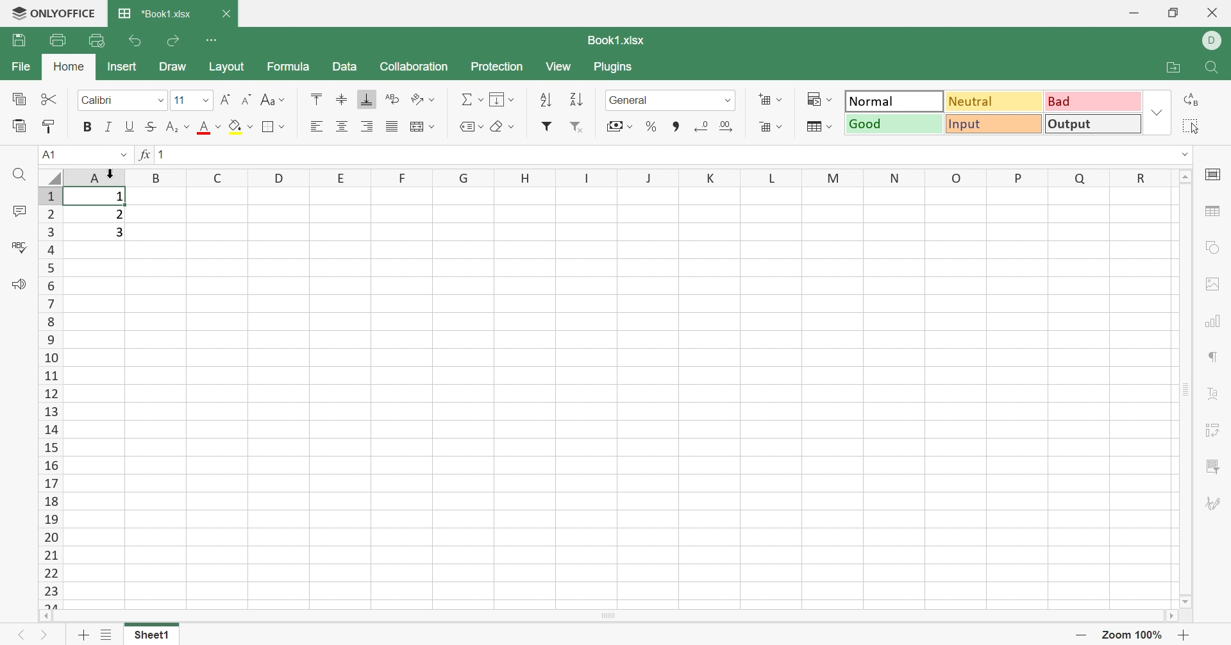 The image size is (1231, 645). What do you see at coordinates (1216, 430) in the screenshot?
I see `Pivot table settings` at bounding box center [1216, 430].